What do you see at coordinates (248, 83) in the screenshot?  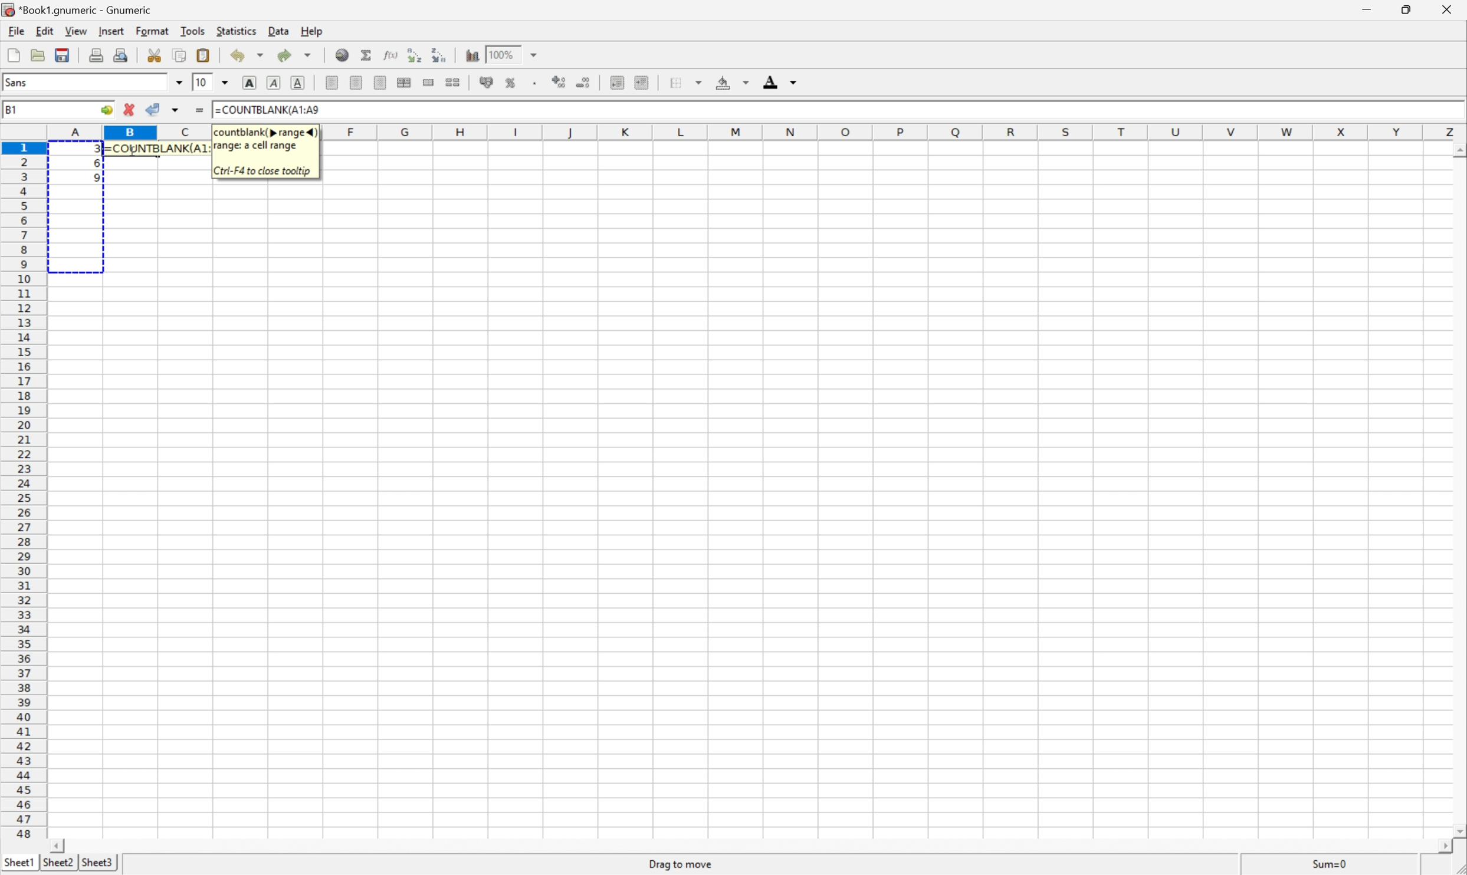 I see `Bold` at bounding box center [248, 83].